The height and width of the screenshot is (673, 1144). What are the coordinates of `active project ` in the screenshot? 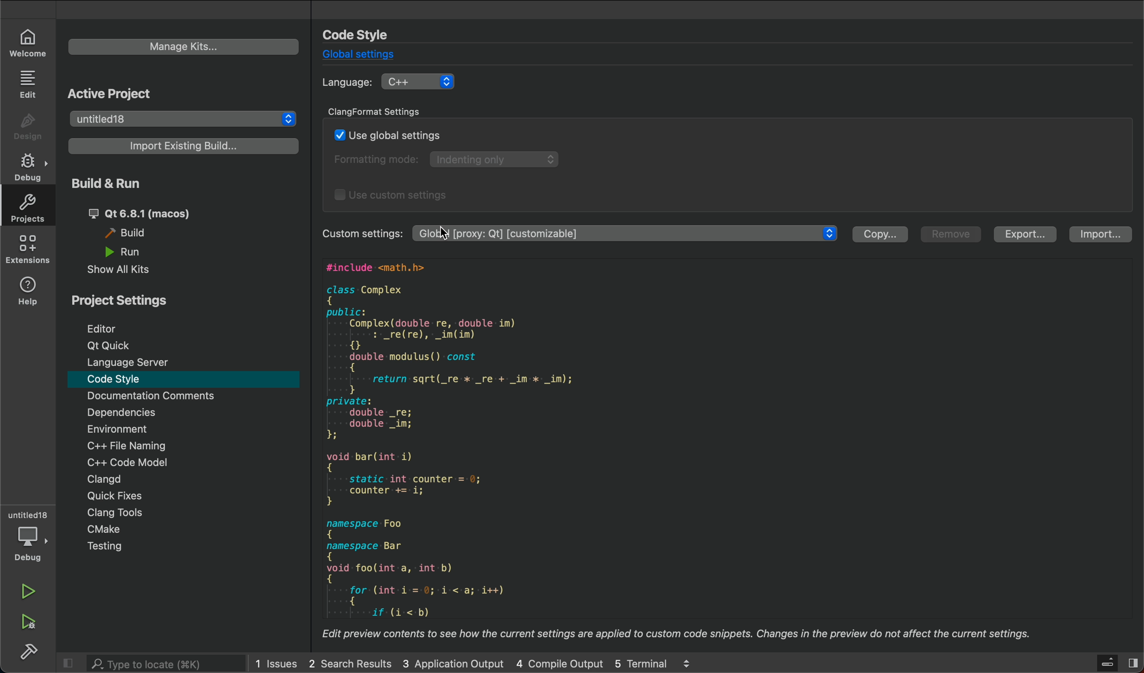 It's located at (112, 93).